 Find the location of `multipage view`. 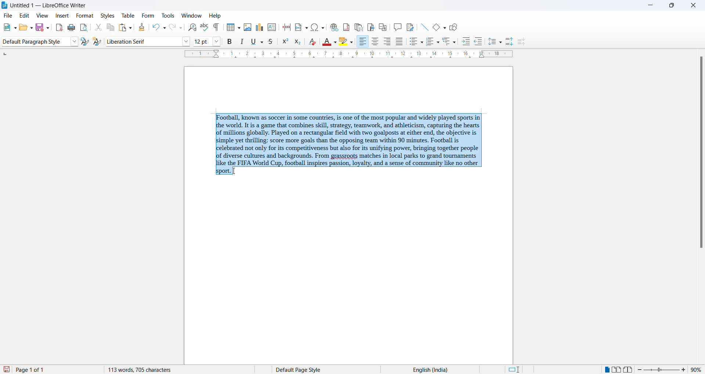

multipage view is located at coordinates (618, 370).